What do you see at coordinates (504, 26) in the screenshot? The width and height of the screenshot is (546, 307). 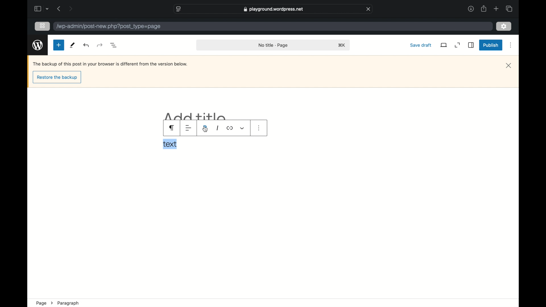 I see `settings` at bounding box center [504, 26].